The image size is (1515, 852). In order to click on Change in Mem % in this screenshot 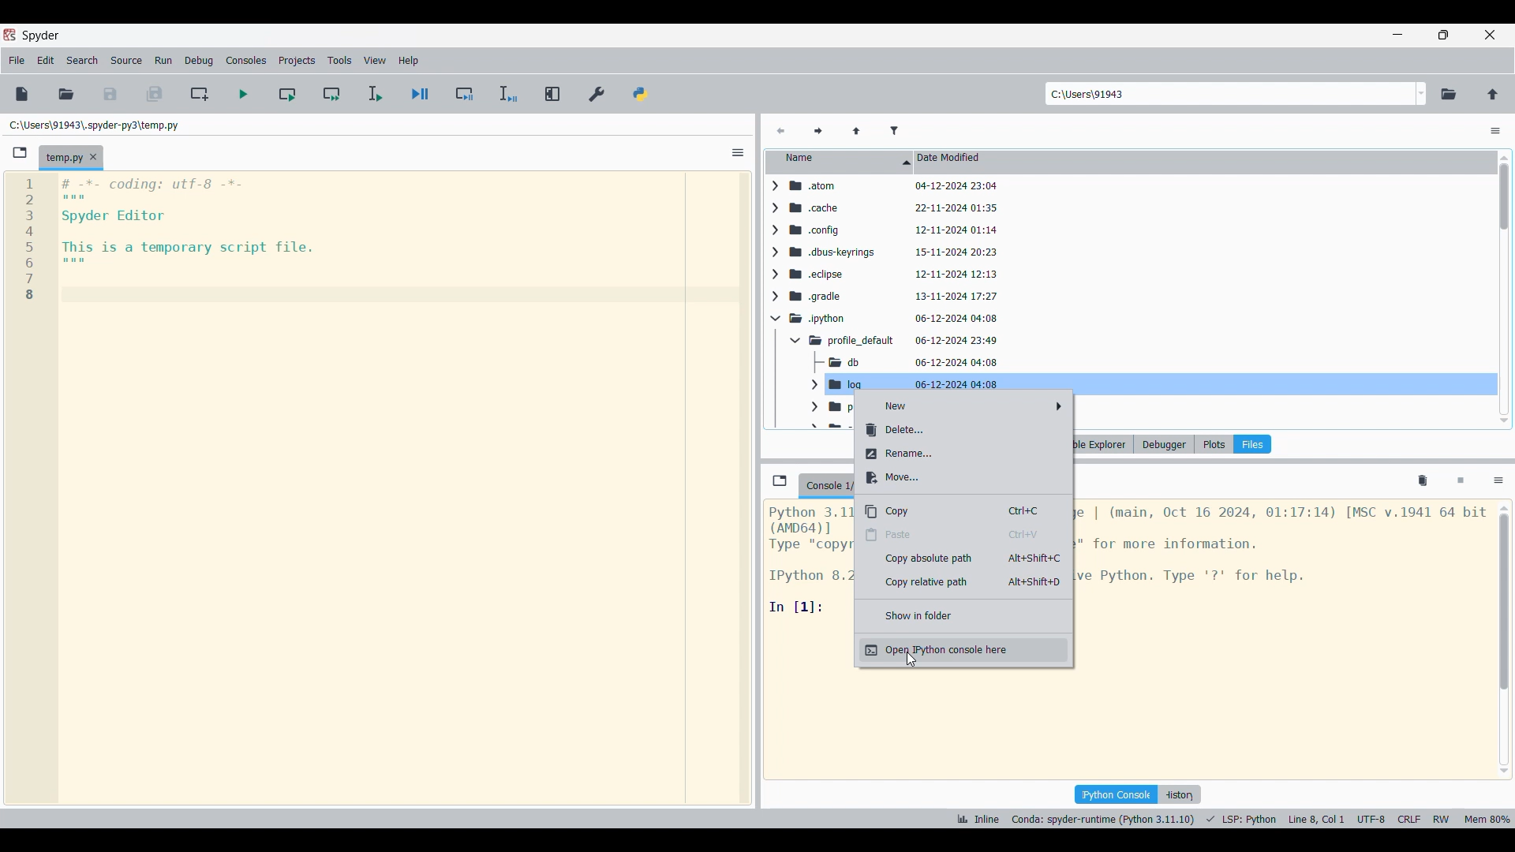, I will do `click(1488, 819)`.